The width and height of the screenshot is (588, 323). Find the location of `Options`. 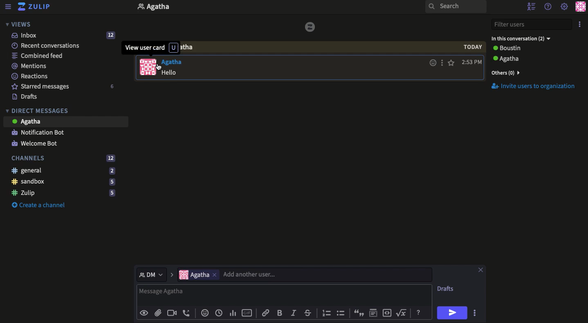

Options is located at coordinates (475, 312).